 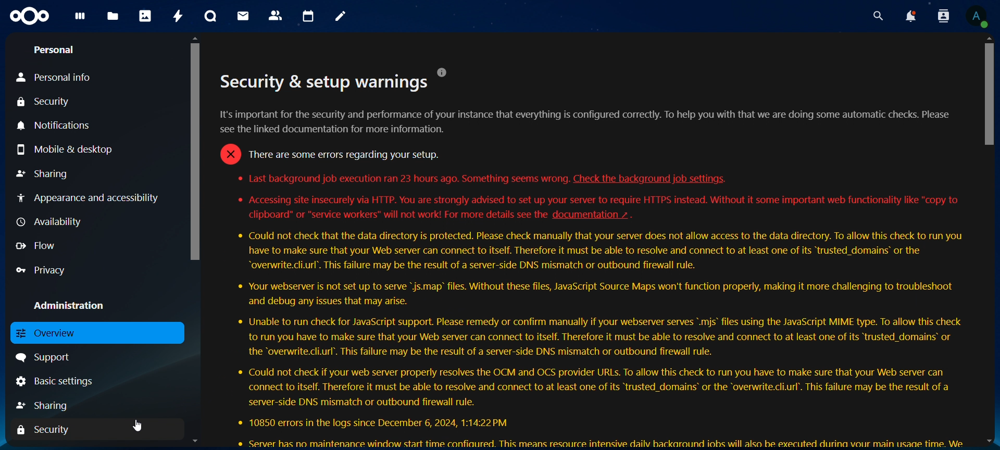 What do you see at coordinates (46, 405) in the screenshot?
I see `haring` at bounding box center [46, 405].